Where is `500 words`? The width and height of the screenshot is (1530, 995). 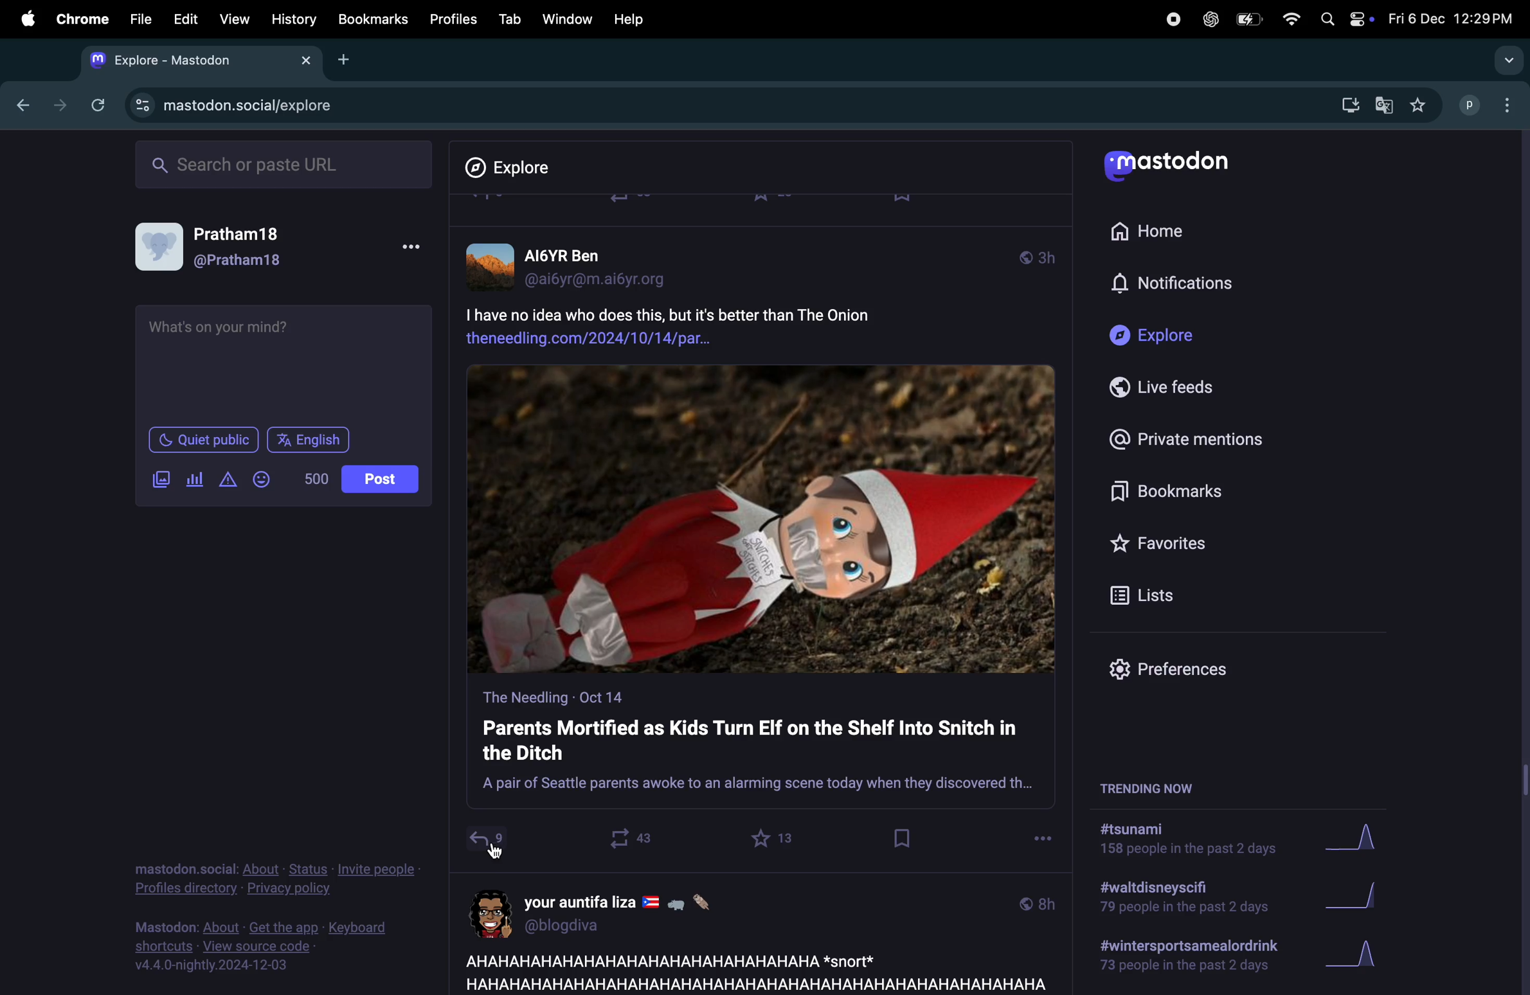
500 words is located at coordinates (315, 479).